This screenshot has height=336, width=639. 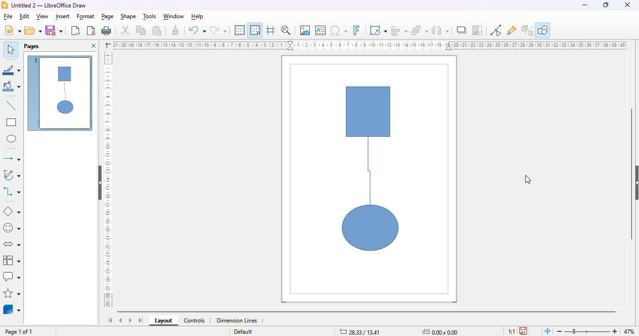 What do you see at coordinates (157, 30) in the screenshot?
I see `paste` at bounding box center [157, 30].